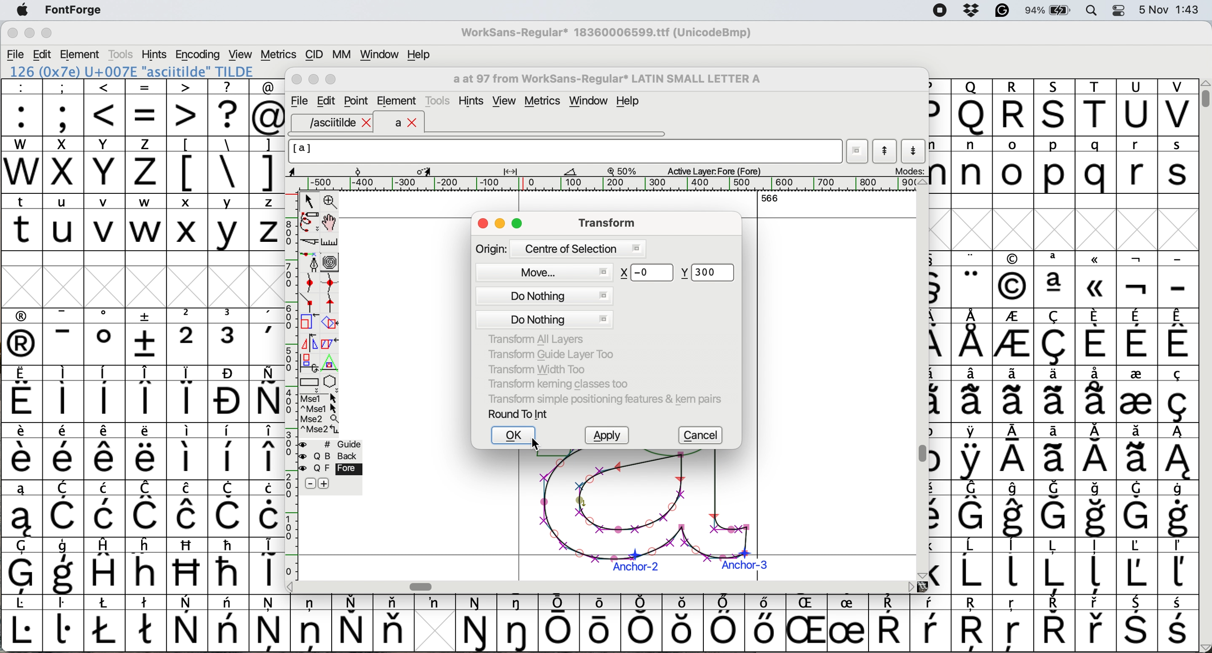  I want to click on metrics, so click(278, 55).